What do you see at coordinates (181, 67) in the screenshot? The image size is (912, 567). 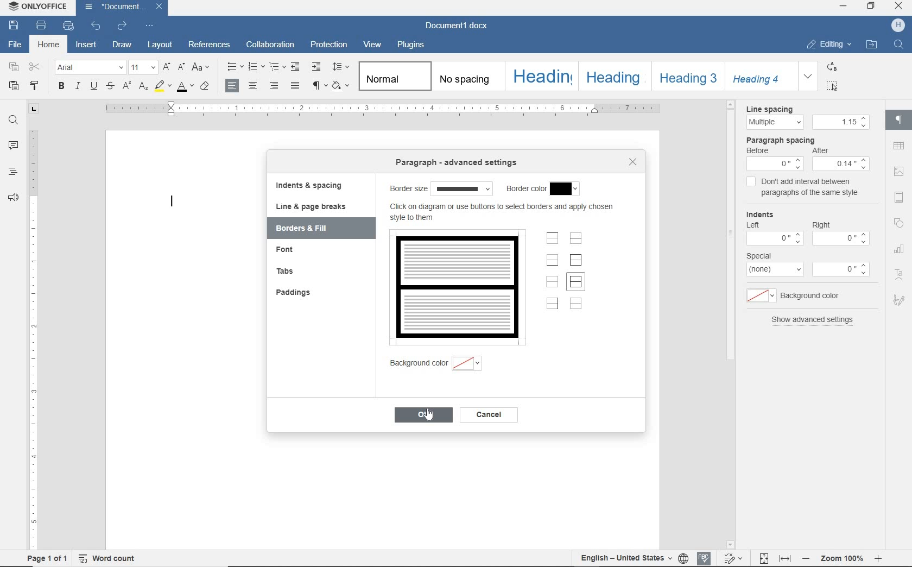 I see `decrement font size` at bounding box center [181, 67].